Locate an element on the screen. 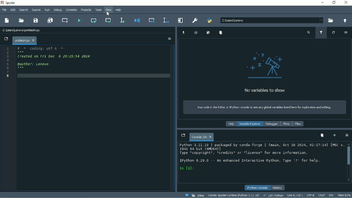 The height and width of the screenshot is (198, 352). Files is located at coordinates (298, 124).